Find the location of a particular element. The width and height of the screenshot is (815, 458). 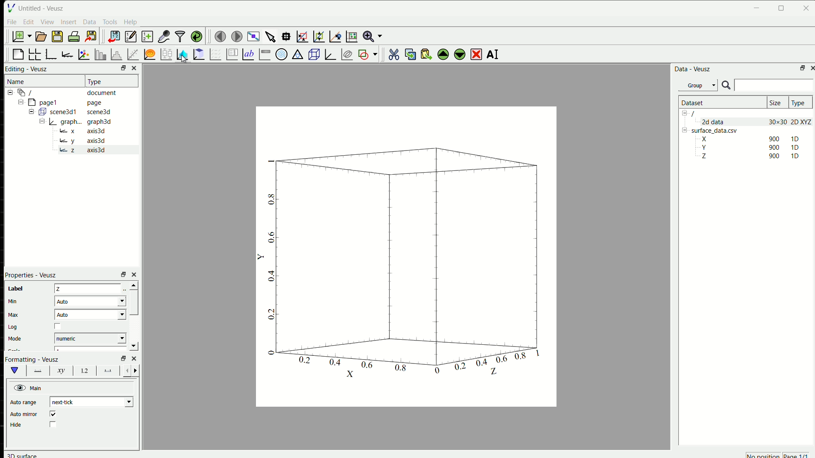

click to recenter graph axis is located at coordinates (336, 36).